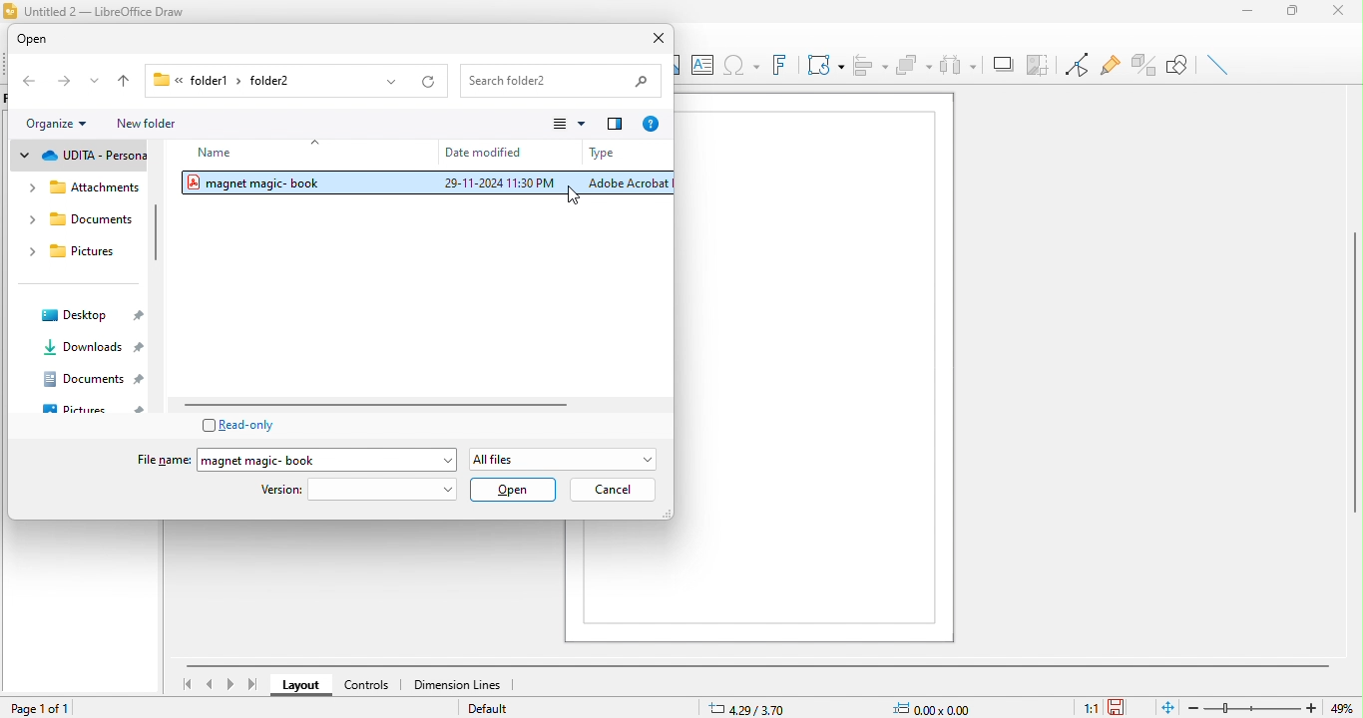 Image resolution: width=1363 pixels, height=718 pixels. What do you see at coordinates (584, 197) in the screenshot?
I see `cursor movement` at bounding box center [584, 197].